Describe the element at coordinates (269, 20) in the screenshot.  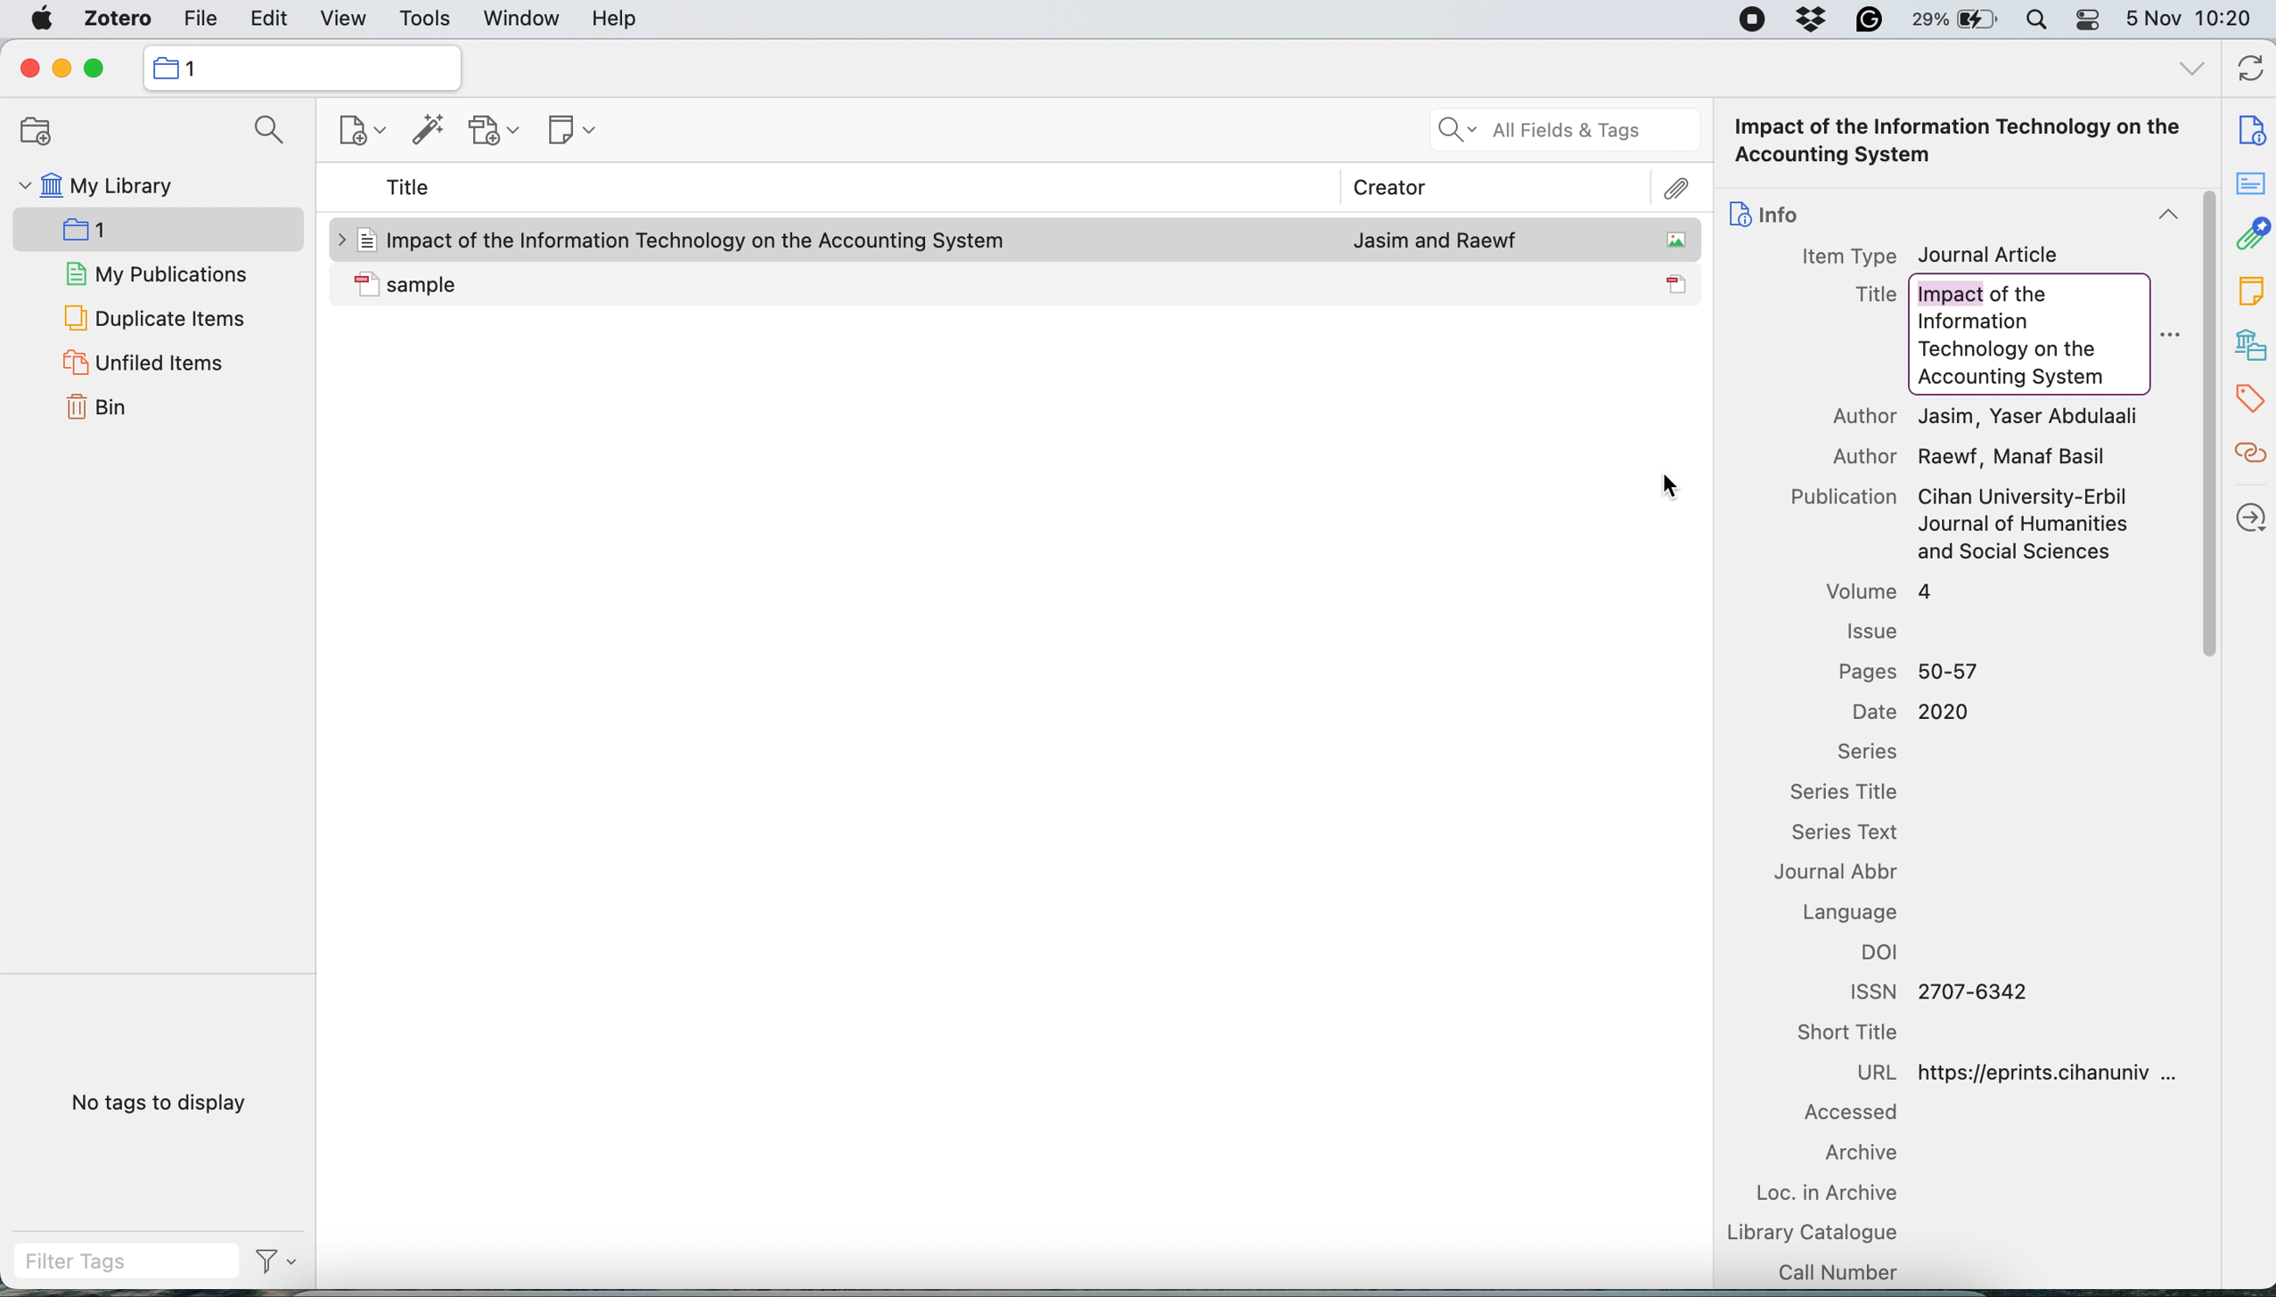
I see `edit` at that location.